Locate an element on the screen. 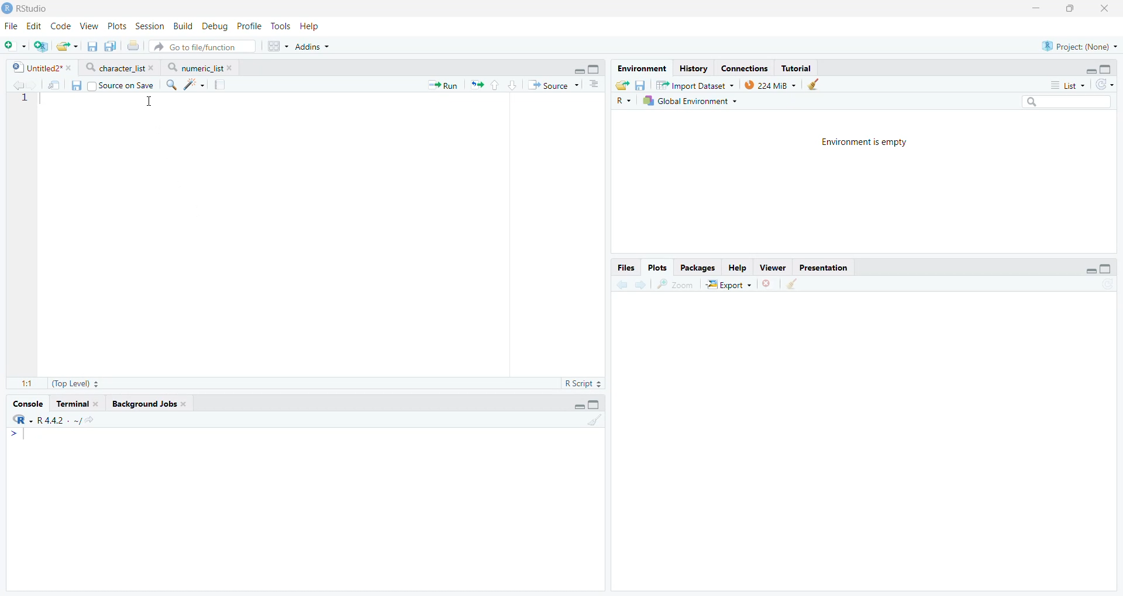 The image size is (1123, 596). Clear is located at coordinates (596, 421).